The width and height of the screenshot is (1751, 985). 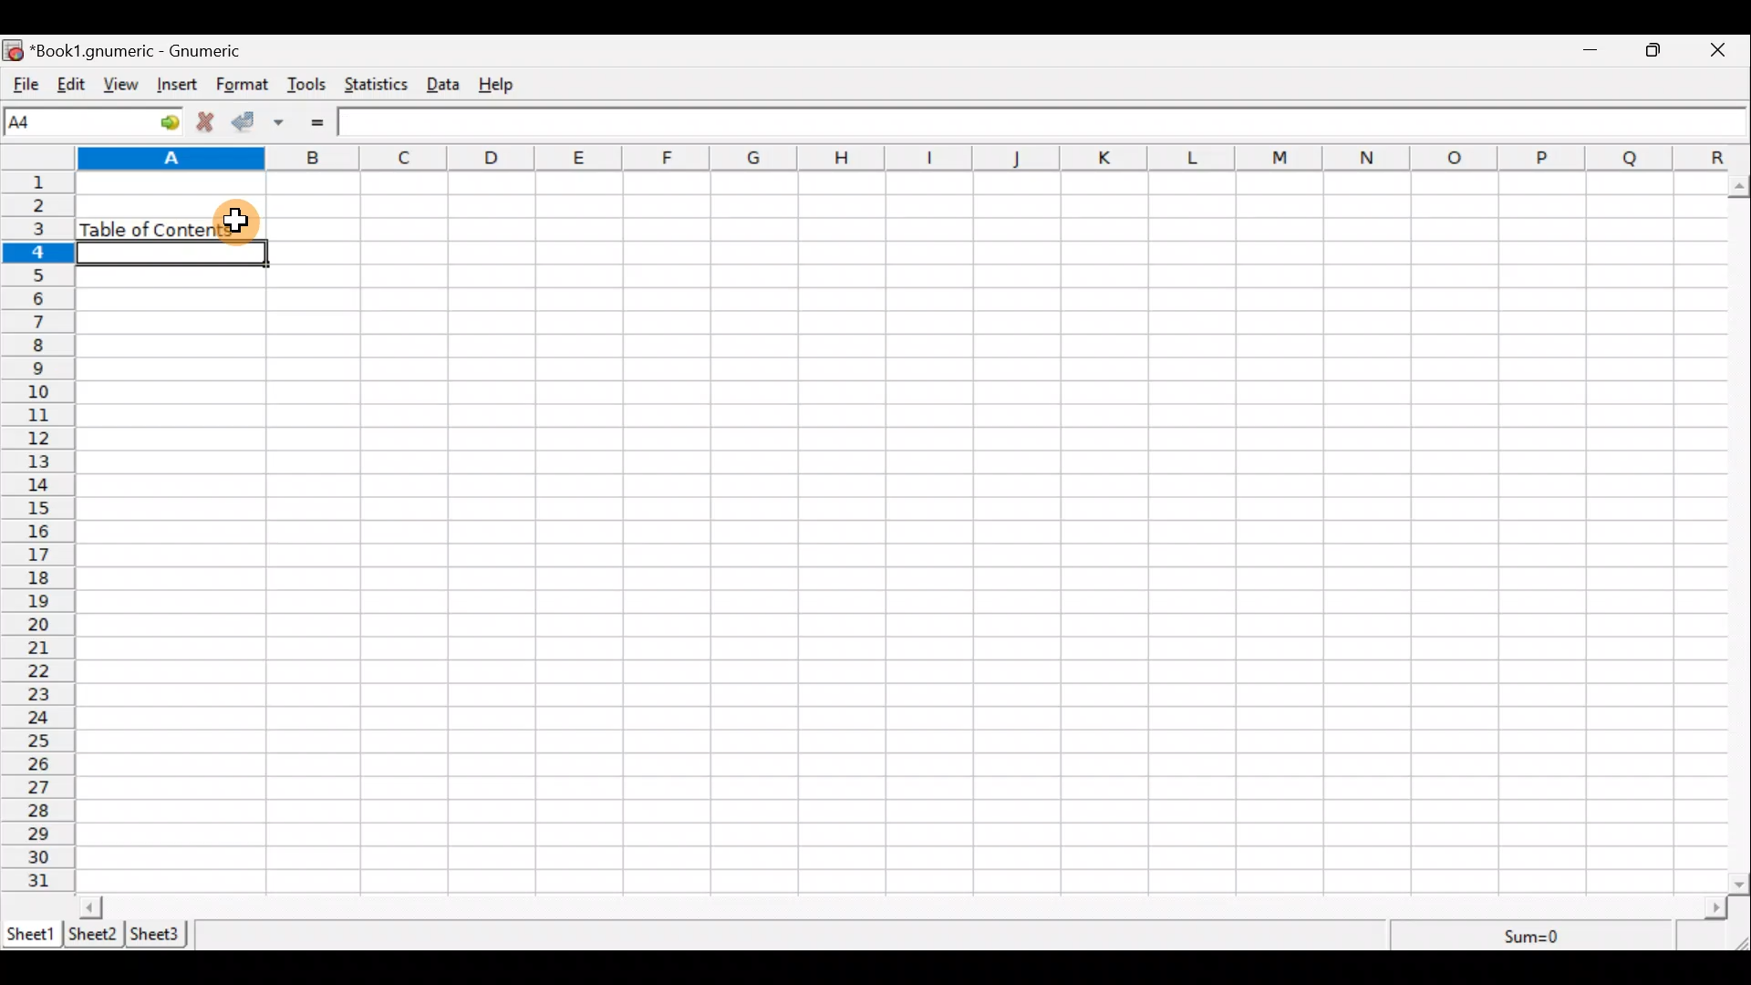 What do you see at coordinates (23, 85) in the screenshot?
I see `File` at bounding box center [23, 85].